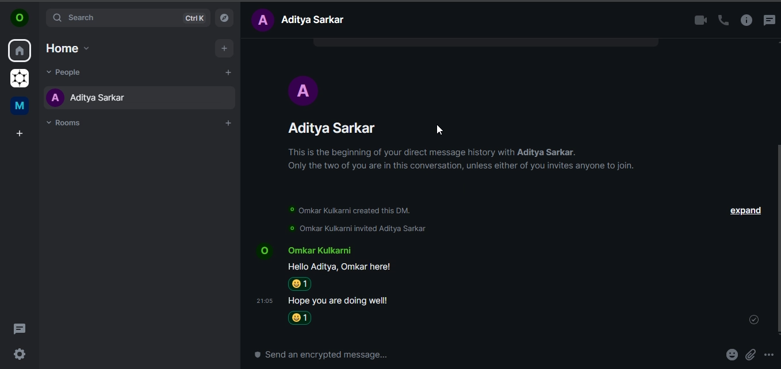  I want to click on expand, so click(745, 210).